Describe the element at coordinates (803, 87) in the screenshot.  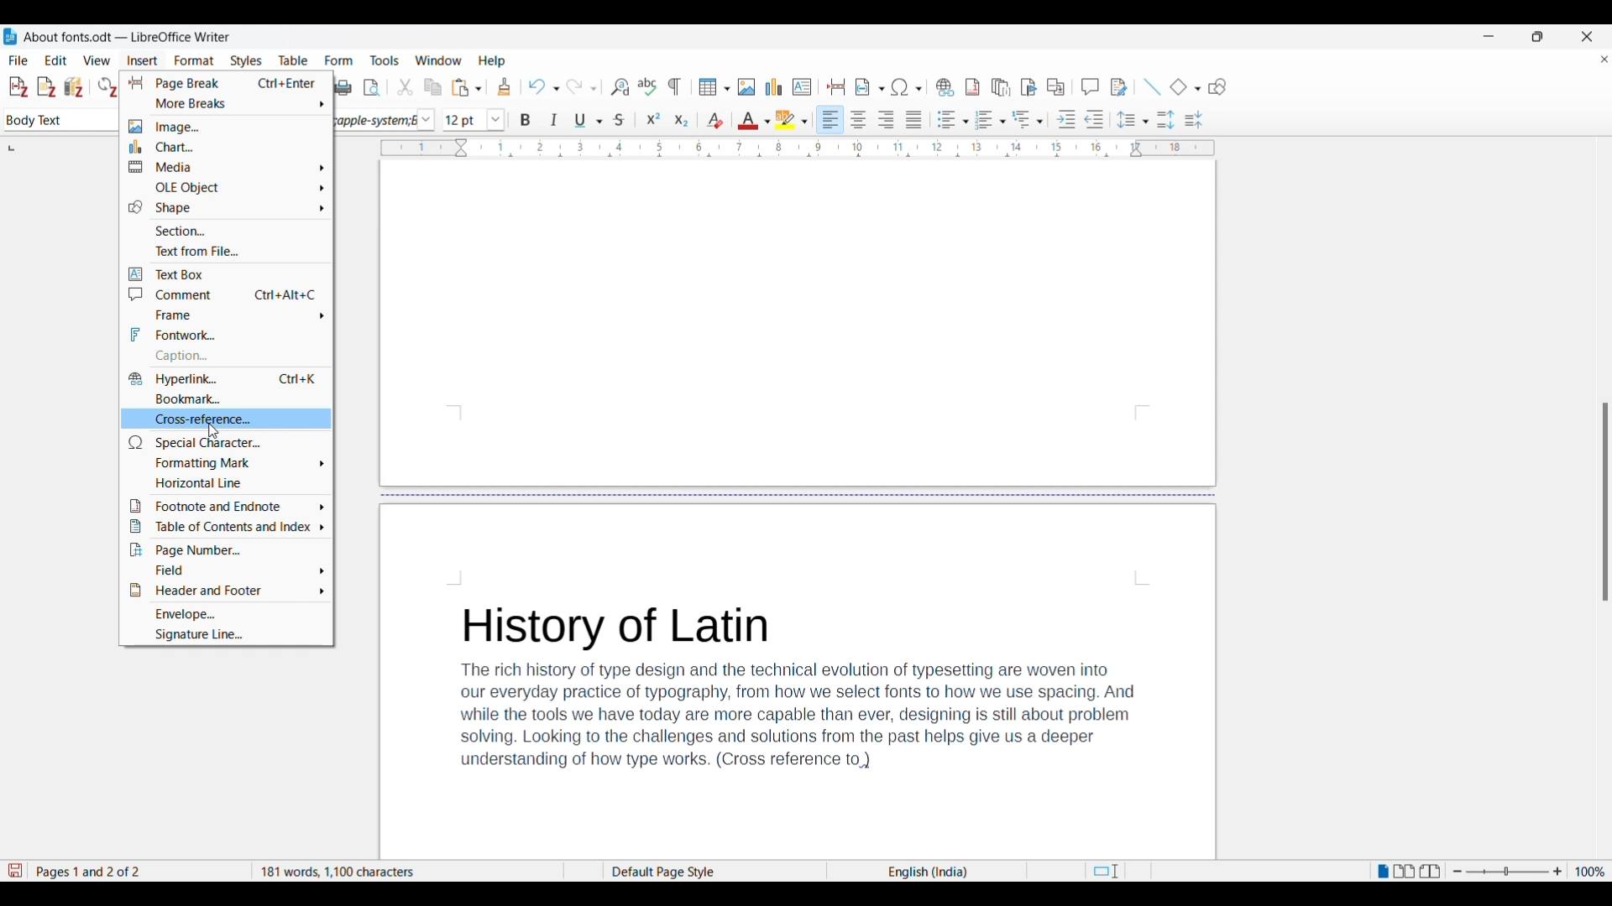
I see `Insert text box` at that location.